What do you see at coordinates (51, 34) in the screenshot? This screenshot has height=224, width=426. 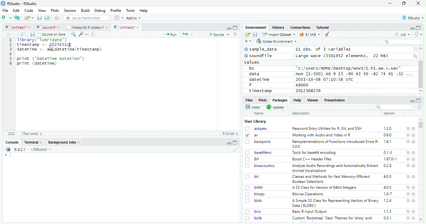 I see `Source on Save` at bounding box center [51, 34].